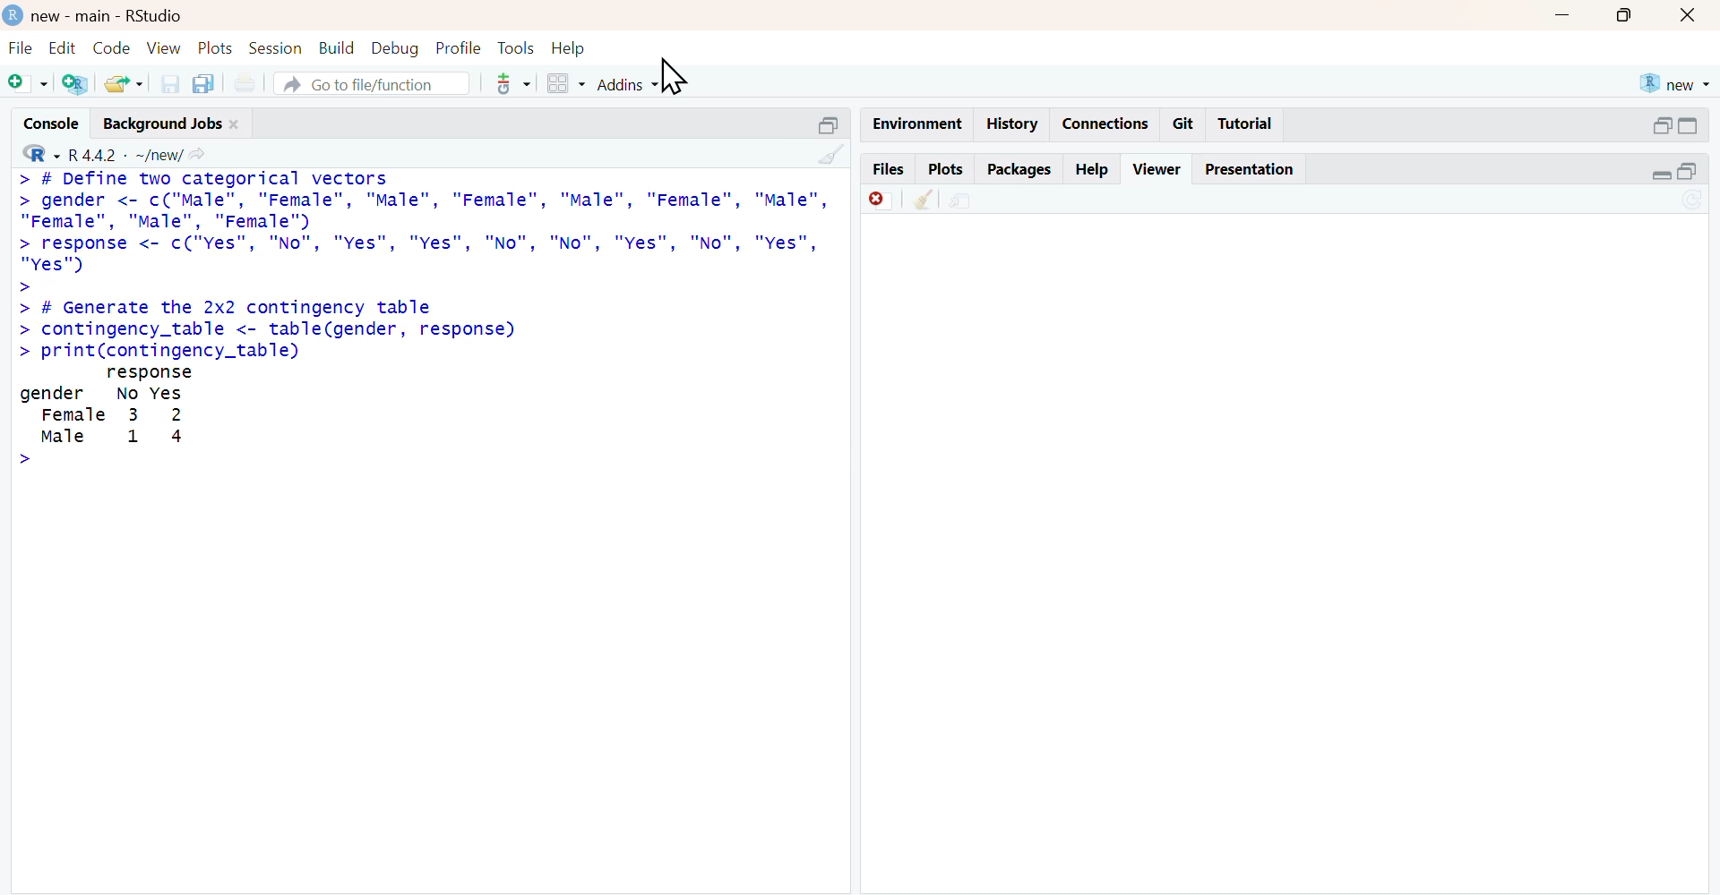 The height and width of the screenshot is (895, 1720). I want to click on background jobs, so click(163, 124).